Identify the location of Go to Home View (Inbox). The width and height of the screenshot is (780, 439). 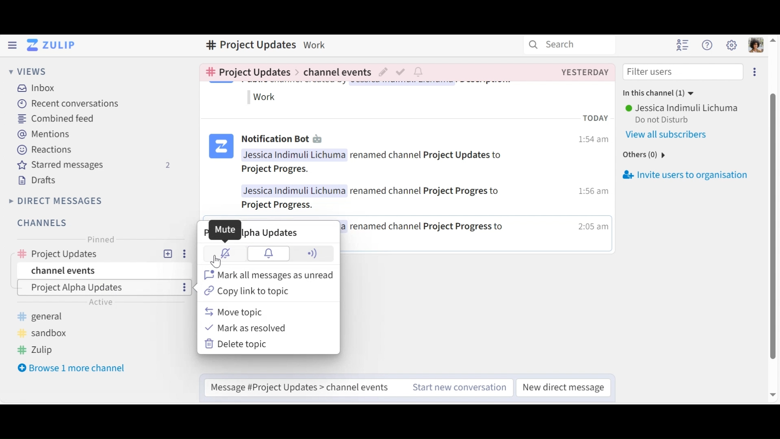
(52, 45).